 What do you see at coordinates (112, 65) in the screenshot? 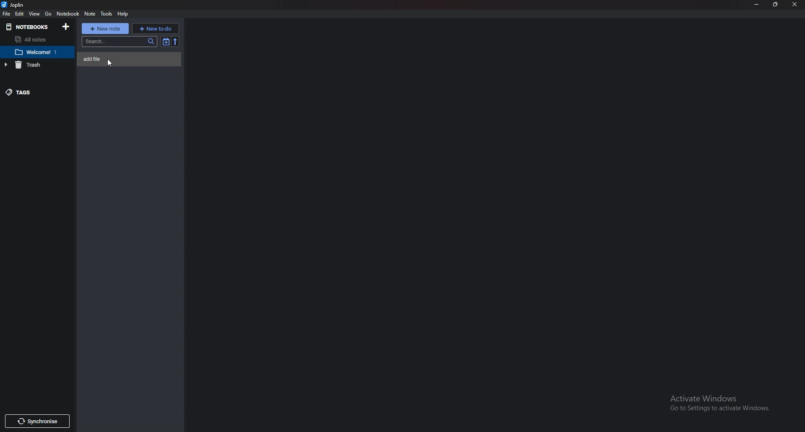
I see `cursor` at bounding box center [112, 65].